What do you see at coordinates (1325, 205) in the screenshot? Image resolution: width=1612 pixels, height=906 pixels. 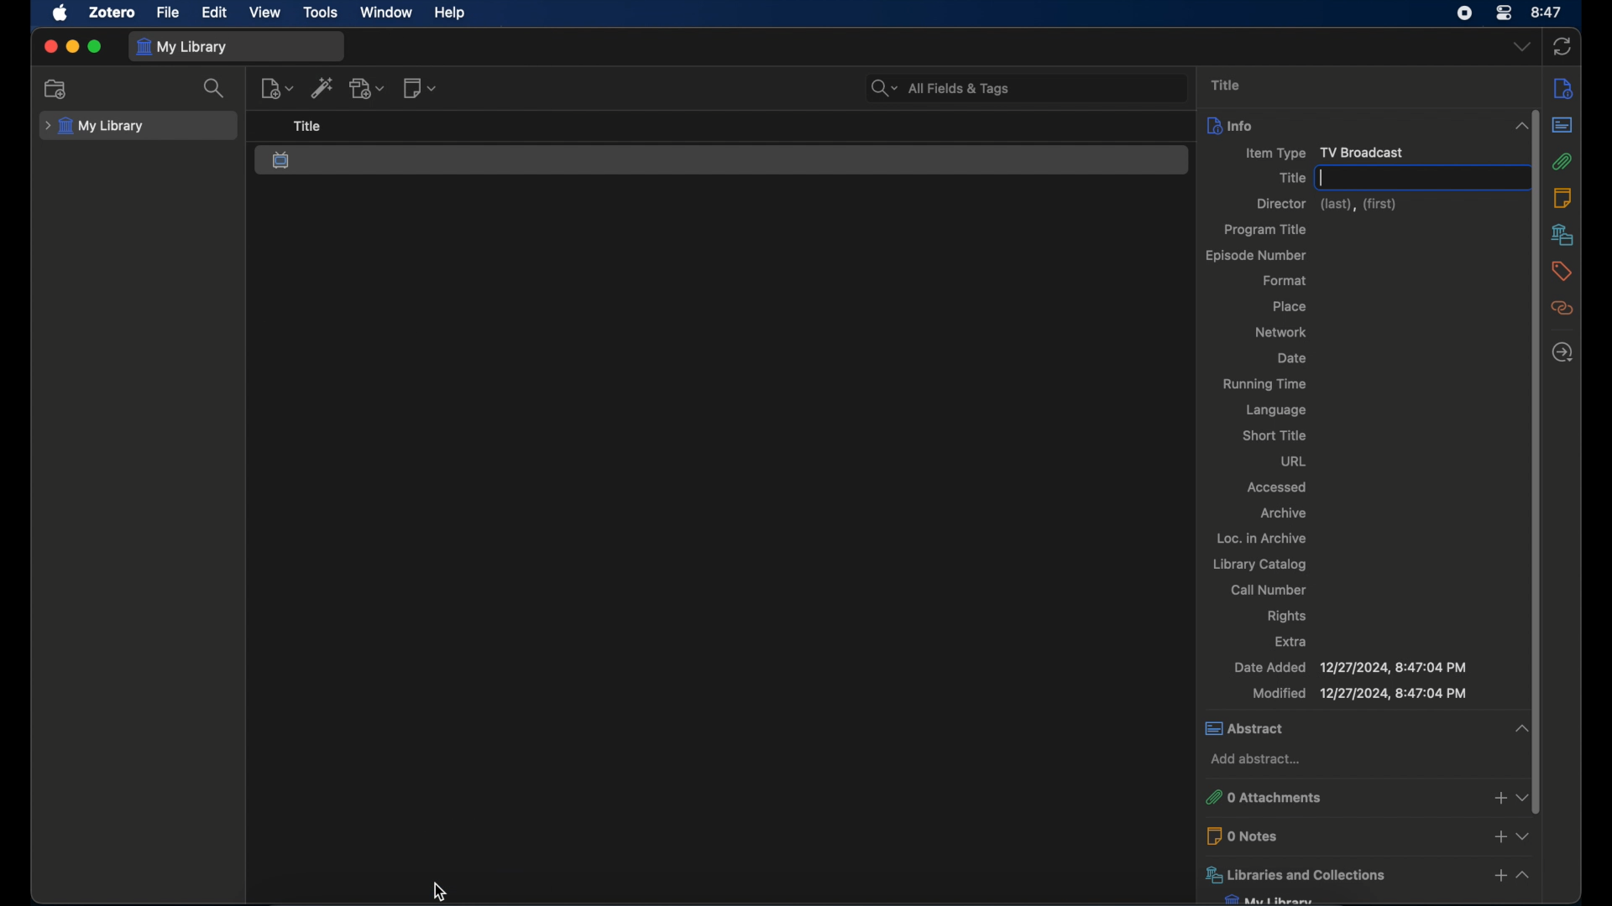 I see `director` at bounding box center [1325, 205].